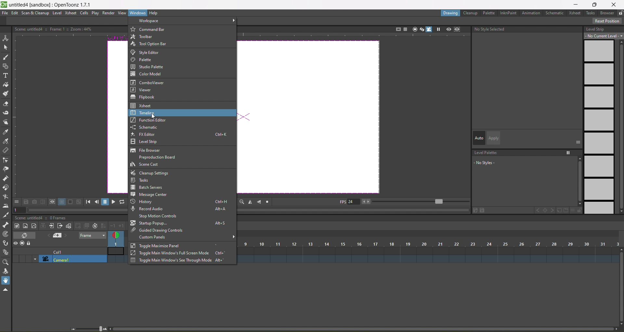 The height and width of the screenshot is (332, 624). I want to click on tasks, so click(591, 13).